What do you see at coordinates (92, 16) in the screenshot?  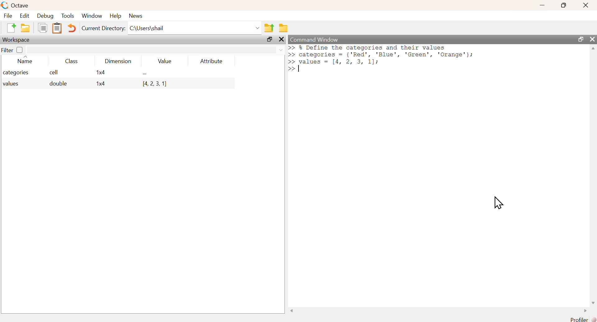 I see `Window` at bounding box center [92, 16].